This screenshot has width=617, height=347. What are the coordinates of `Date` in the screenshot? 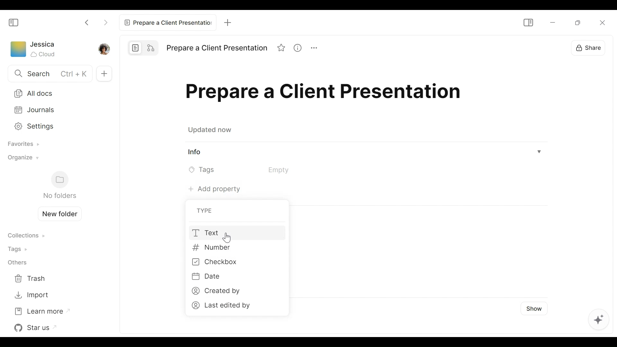 It's located at (235, 276).